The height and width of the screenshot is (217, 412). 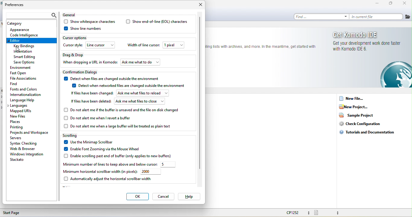 What do you see at coordinates (263, 47) in the screenshot?
I see `when connected to the internet this panel provide link to komodo resources including the community site mailing list with archive and more.` at bounding box center [263, 47].